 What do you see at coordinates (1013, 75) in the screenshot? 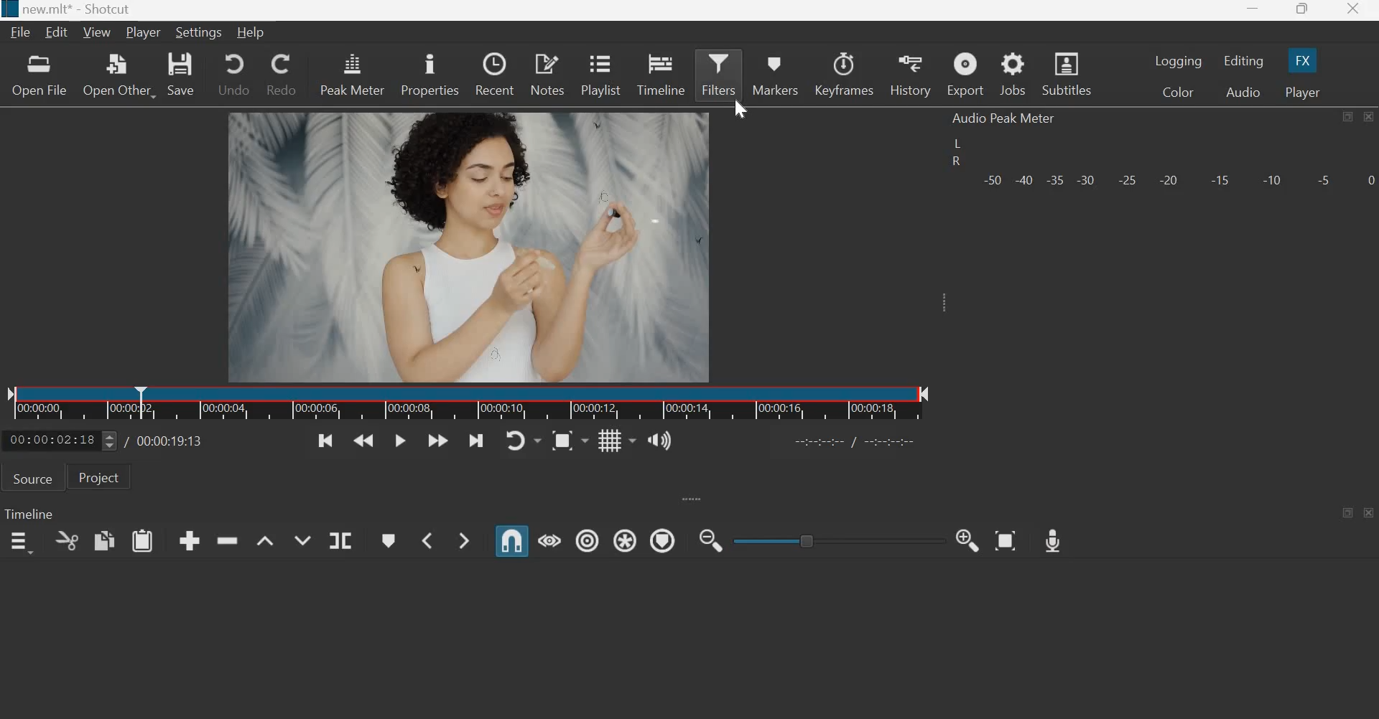
I see `Jobs` at bounding box center [1013, 75].